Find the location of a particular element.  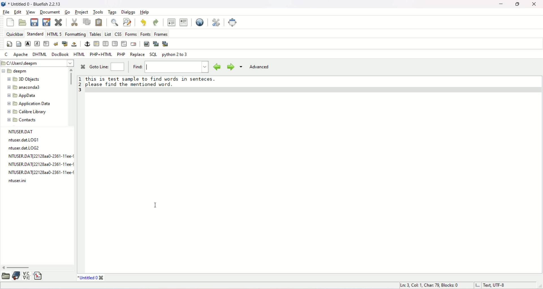

anchor/hyperlink is located at coordinates (87, 44).